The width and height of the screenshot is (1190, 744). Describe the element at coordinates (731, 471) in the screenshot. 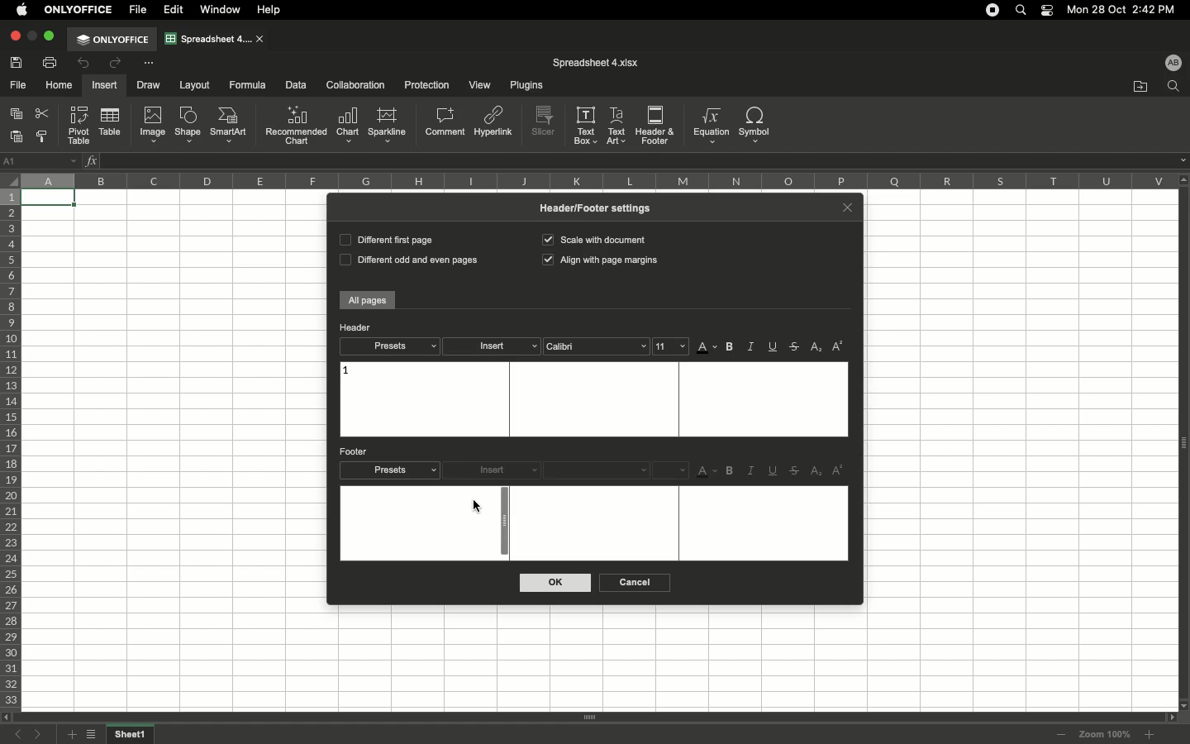

I see `Bold` at that location.